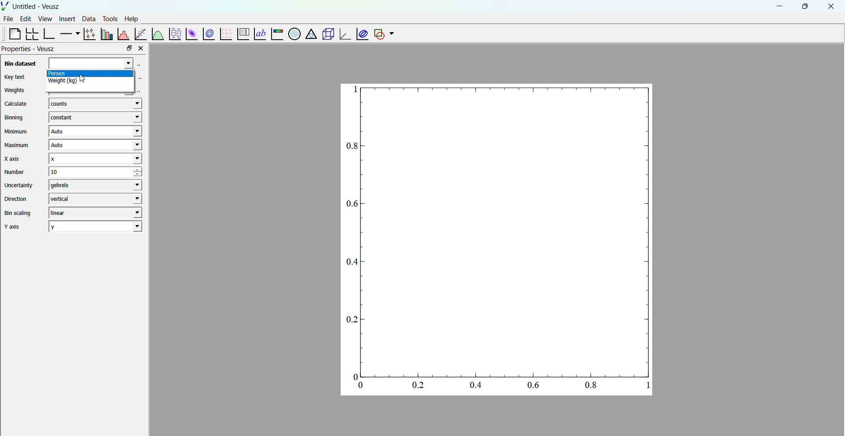 The height and width of the screenshot is (436, 845). What do you see at coordinates (29, 49) in the screenshot?
I see `Properties - Veusz` at bounding box center [29, 49].